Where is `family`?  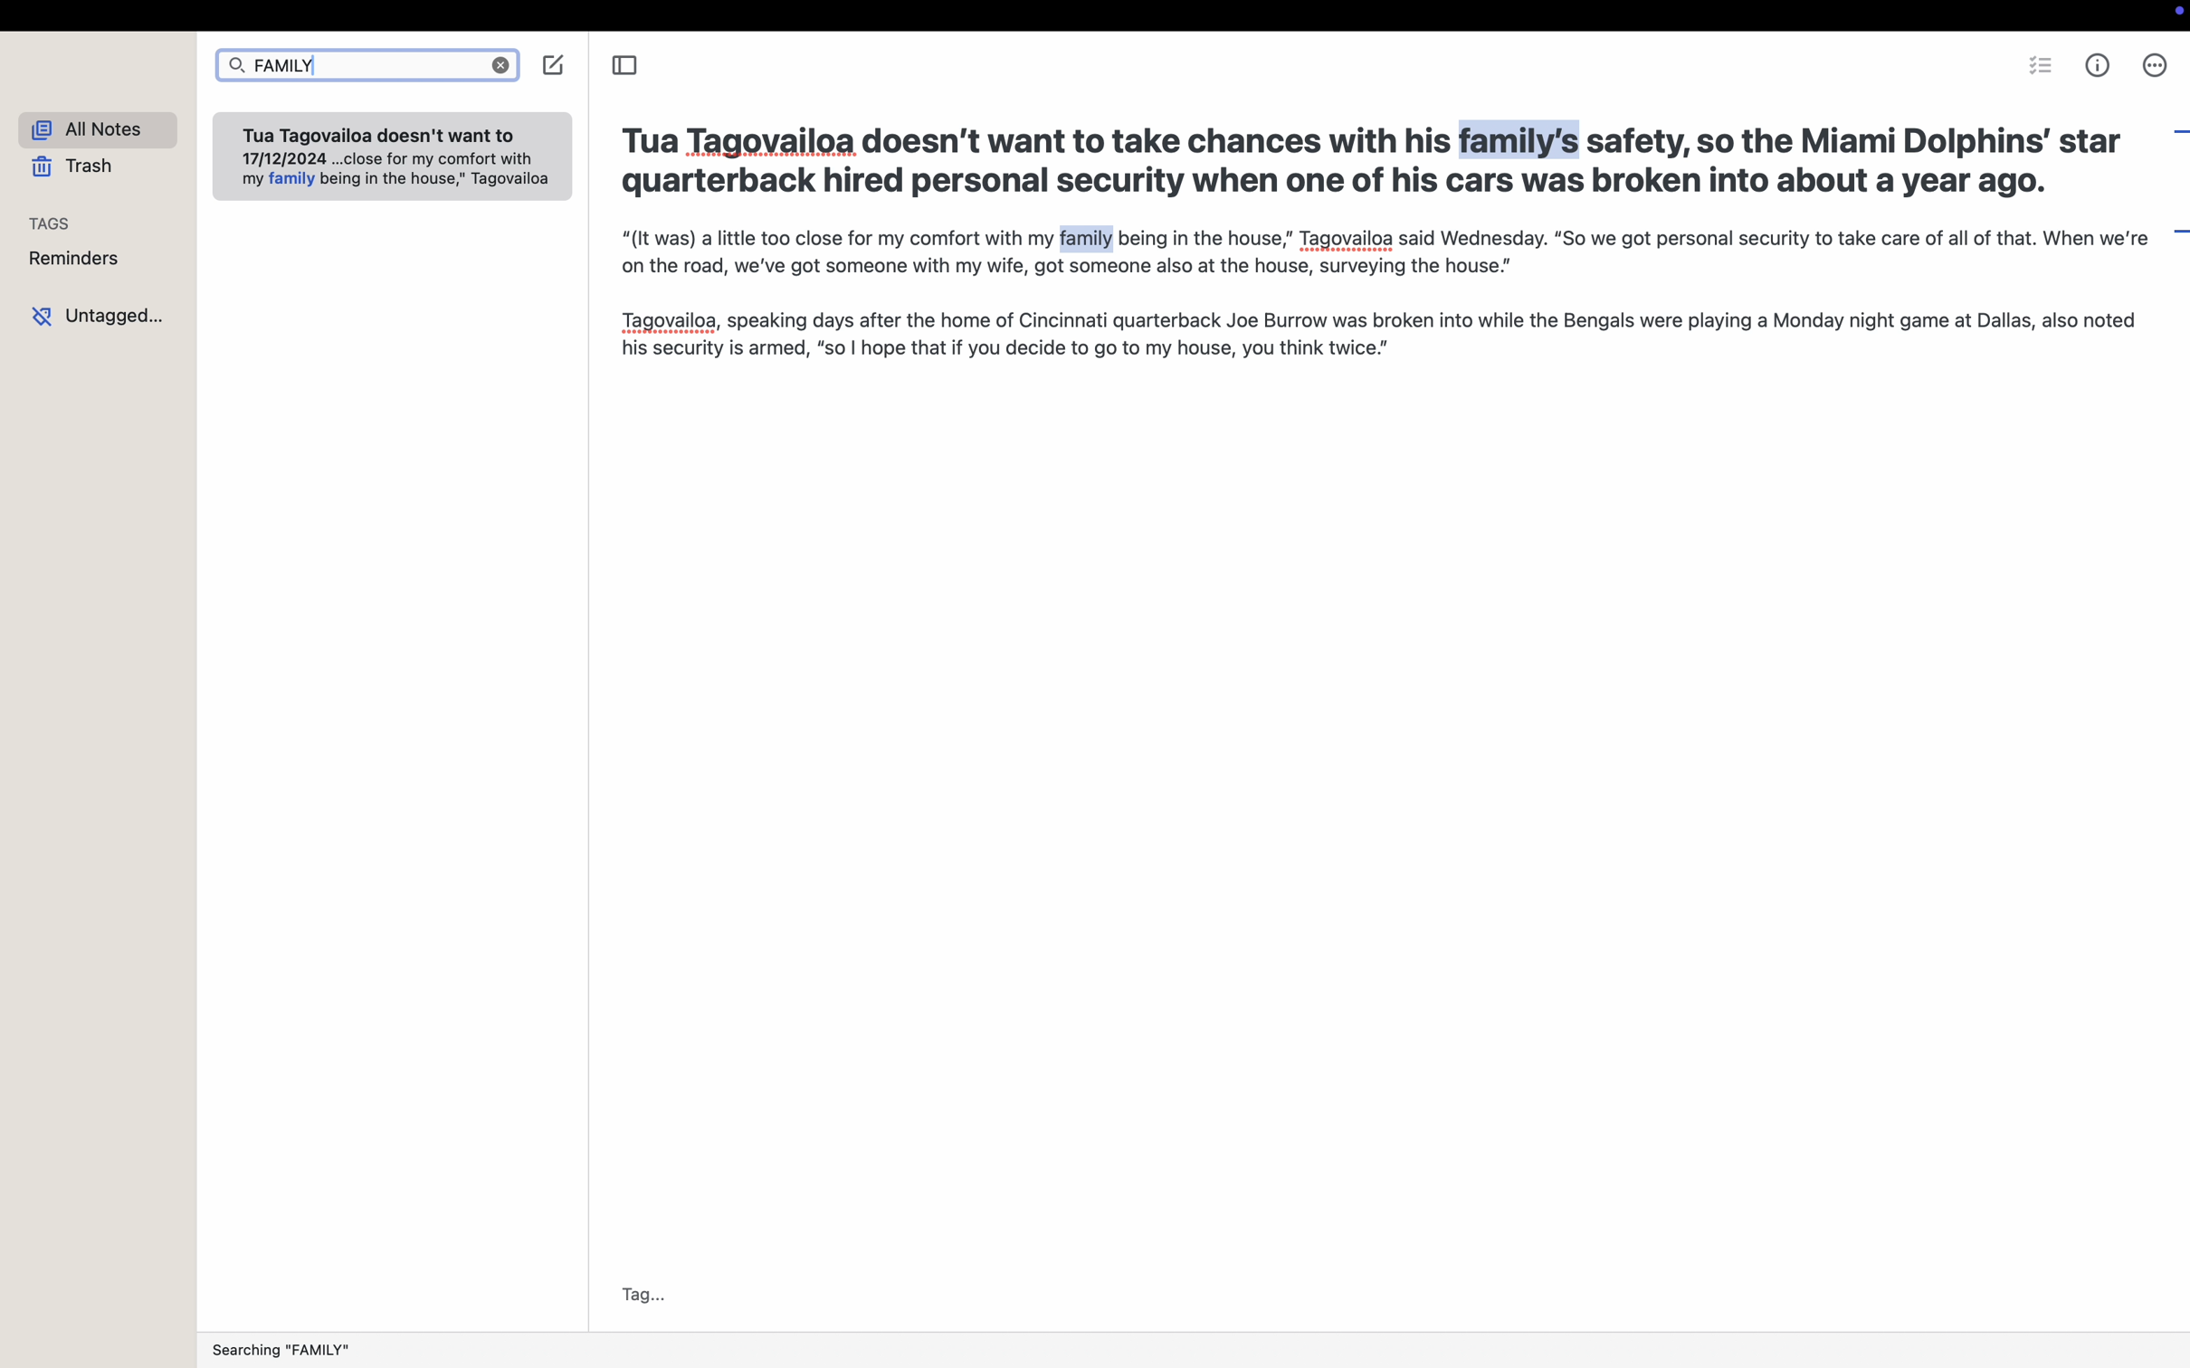
family is located at coordinates (367, 68).